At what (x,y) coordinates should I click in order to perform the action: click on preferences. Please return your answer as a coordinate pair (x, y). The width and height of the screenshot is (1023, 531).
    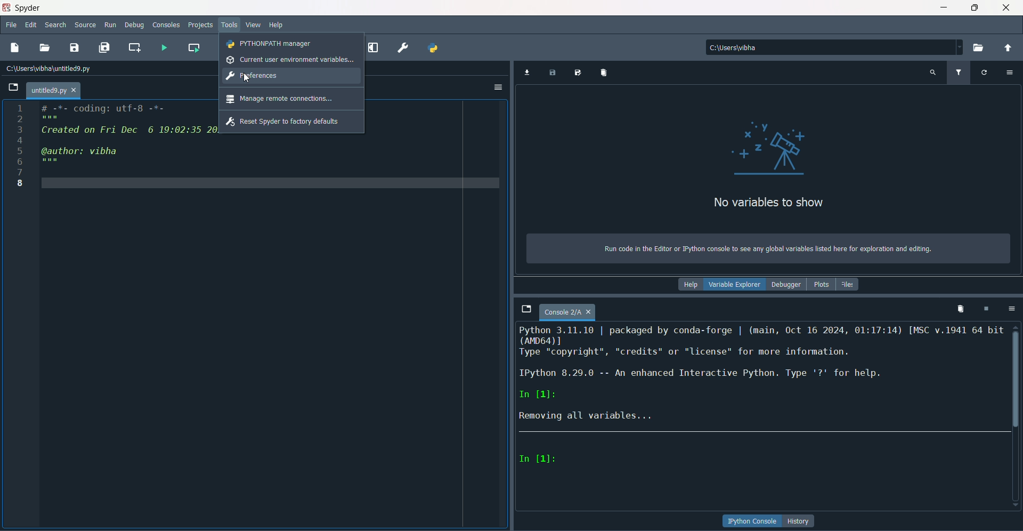
    Looking at the image, I should click on (402, 48).